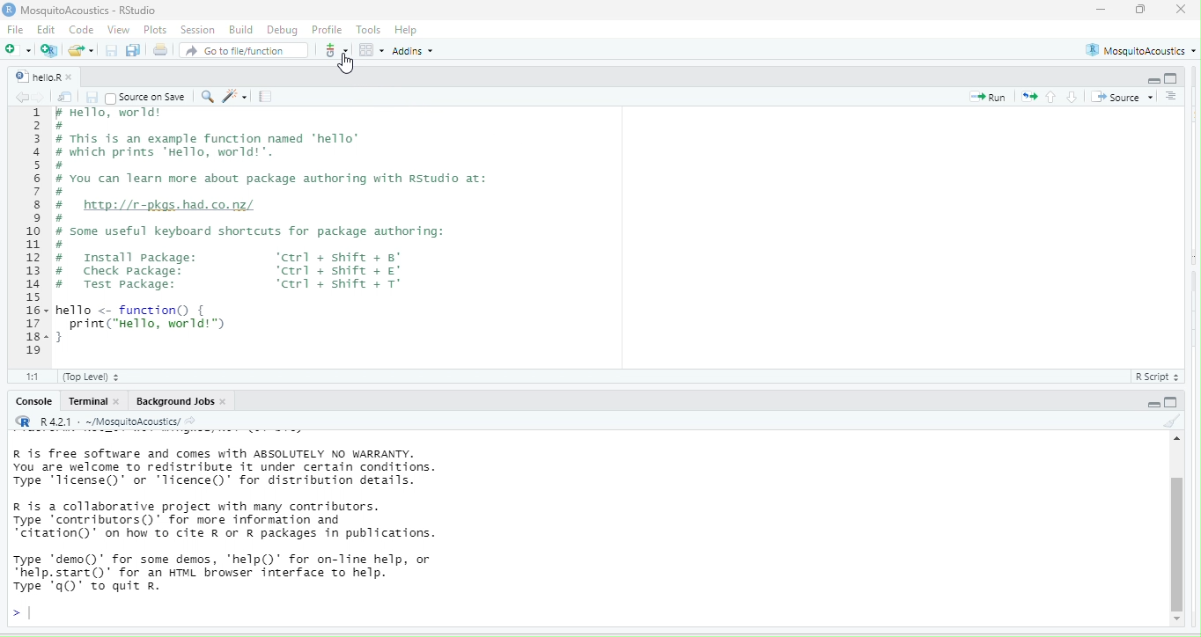  What do you see at coordinates (1152, 79) in the screenshot?
I see `hide r script` at bounding box center [1152, 79].